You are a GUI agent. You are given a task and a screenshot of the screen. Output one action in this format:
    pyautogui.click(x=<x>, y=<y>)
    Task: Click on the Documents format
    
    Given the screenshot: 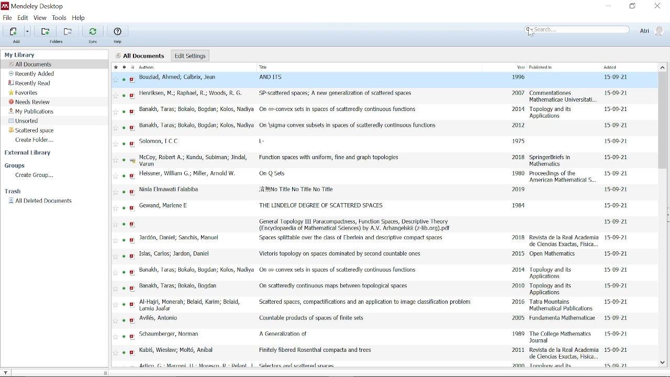 What is the action you would take?
    pyautogui.click(x=132, y=67)
    